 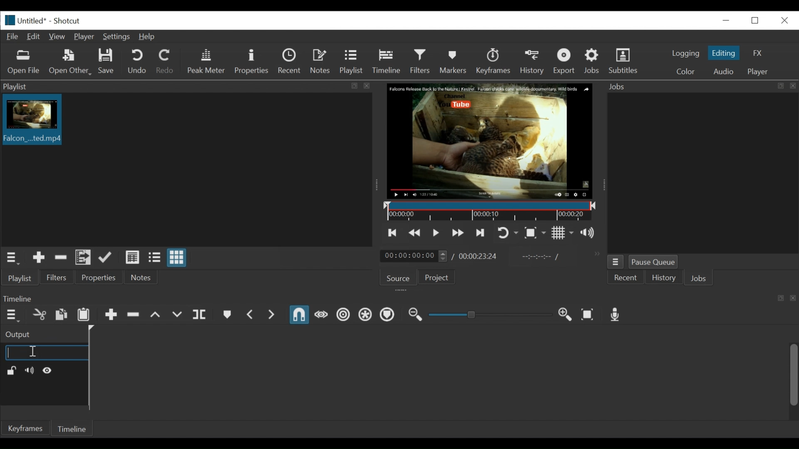 What do you see at coordinates (61, 258) in the screenshot?
I see `Remove cut` at bounding box center [61, 258].